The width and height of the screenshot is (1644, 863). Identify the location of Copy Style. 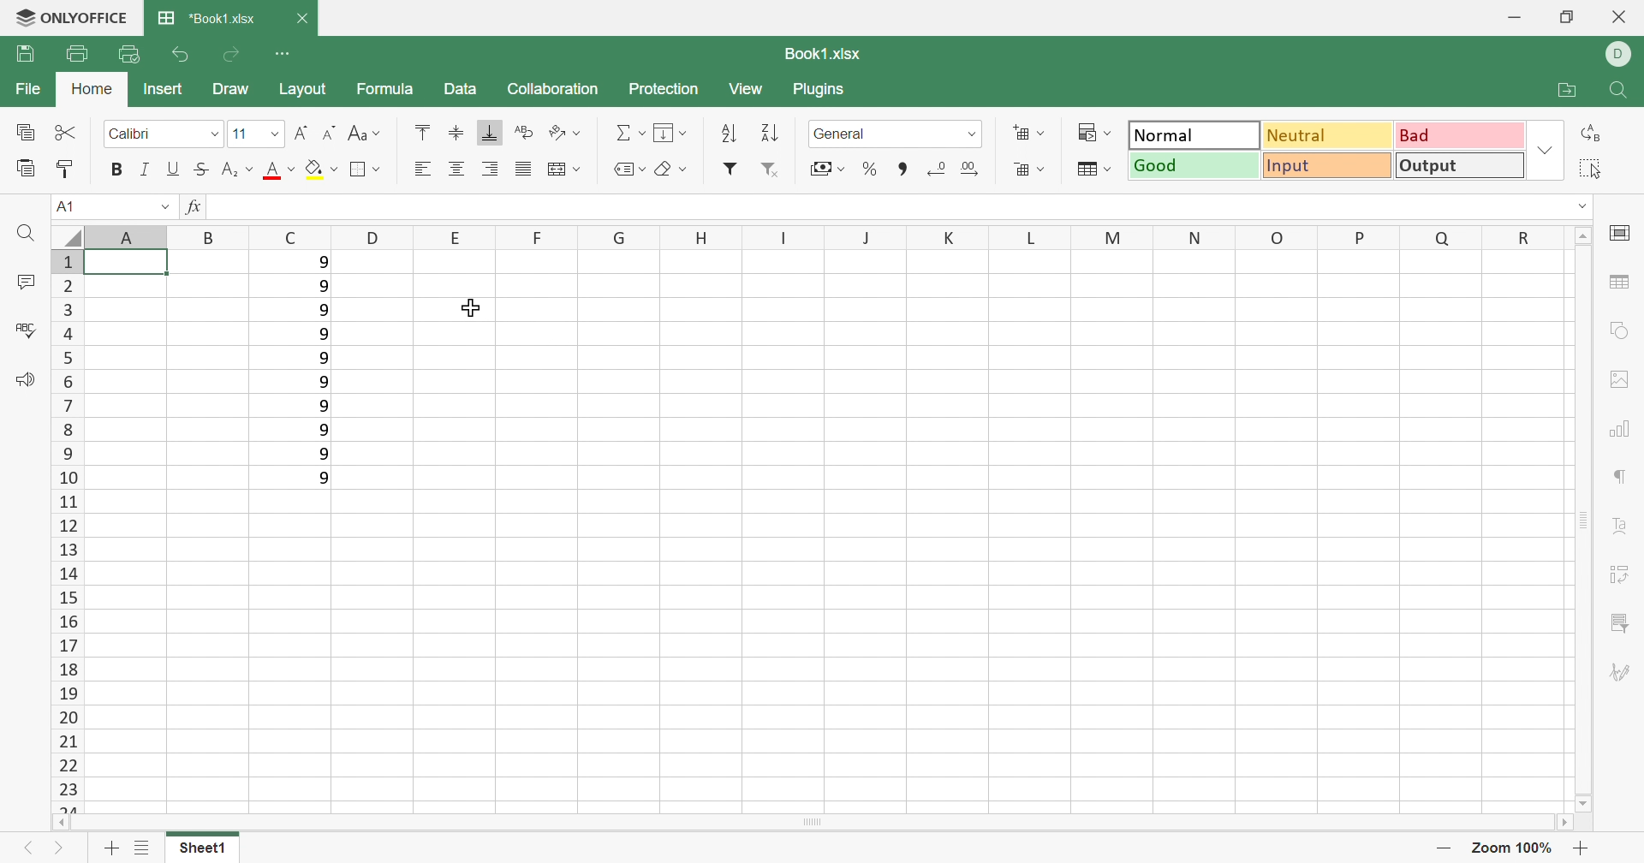
(66, 169).